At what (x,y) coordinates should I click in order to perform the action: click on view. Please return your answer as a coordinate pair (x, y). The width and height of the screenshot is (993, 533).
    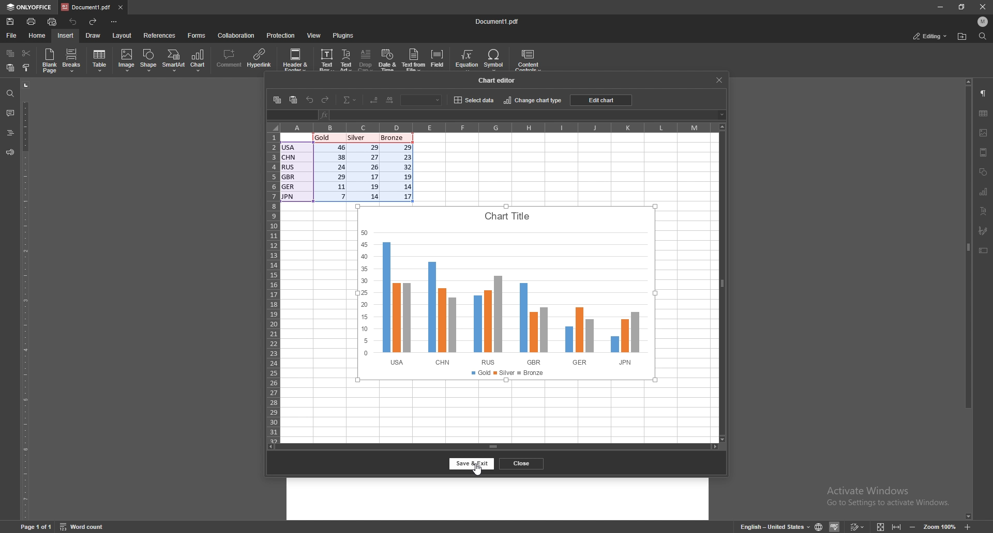
    Looking at the image, I should click on (314, 35).